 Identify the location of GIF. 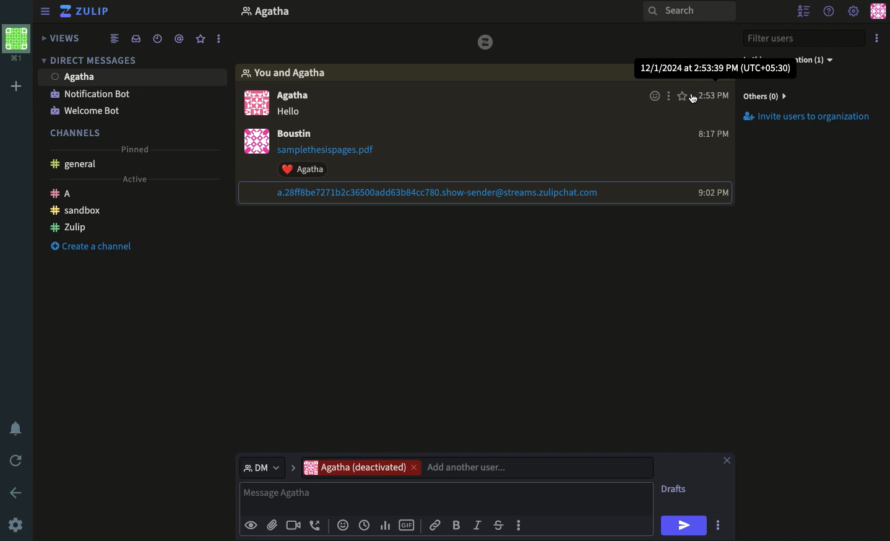
(407, 526).